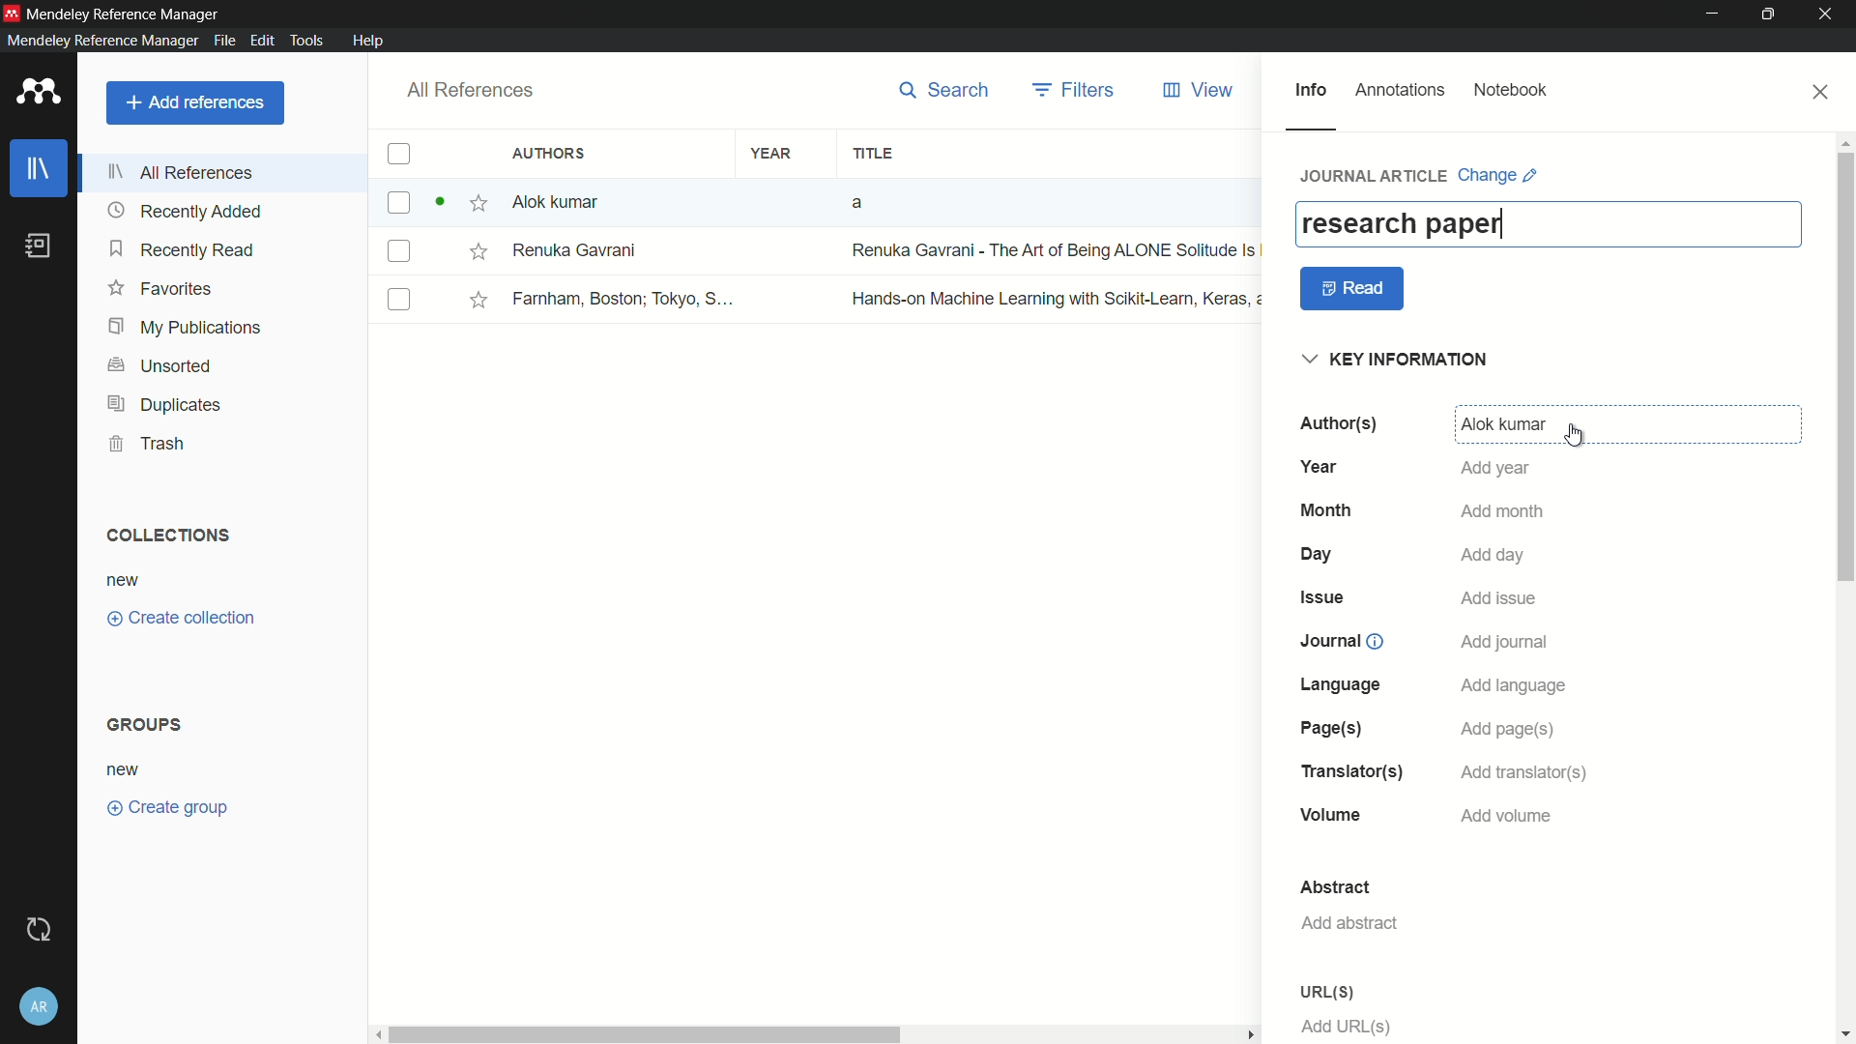 The width and height of the screenshot is (1856, 1044). Describe the element at coordinates (1494, 468) in the screenshot. I see `add year` at that location.